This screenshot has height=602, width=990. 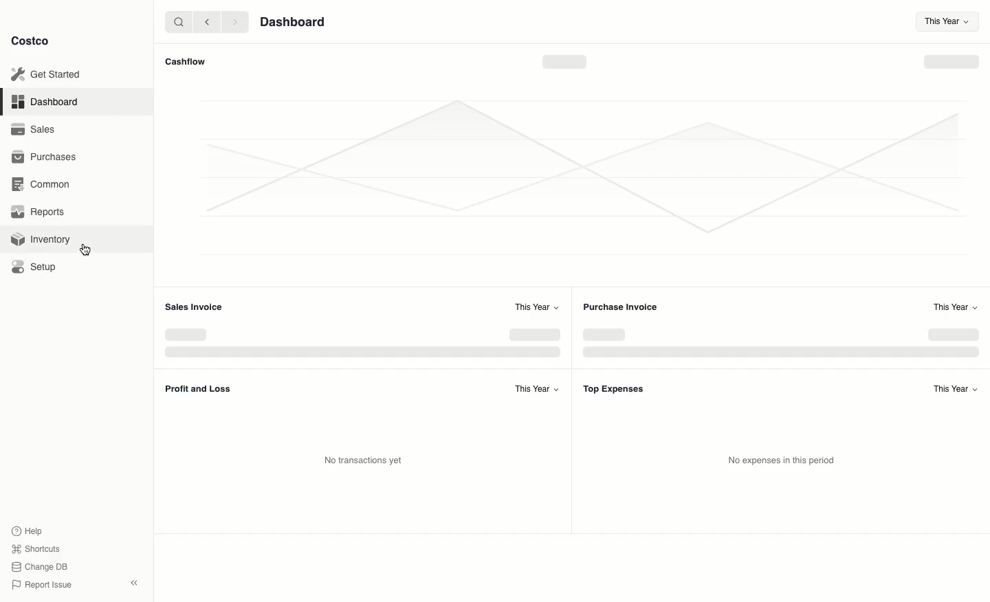 What do you see at coordinates (43, 585) in the screenshot?
I see `Report Issue` at bounding box center [43, 585].